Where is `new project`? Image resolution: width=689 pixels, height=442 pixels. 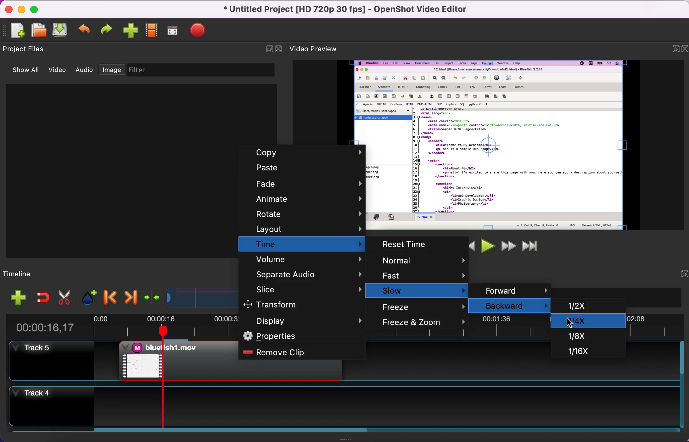 new project is located at coordinates (18, 31).